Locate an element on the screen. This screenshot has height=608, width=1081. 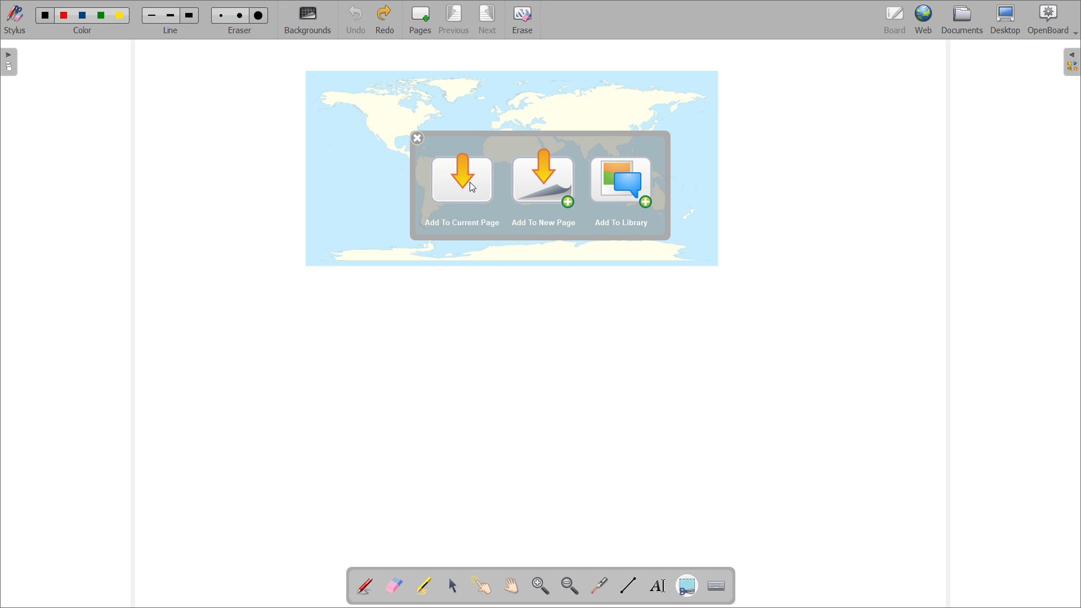
draw lines is located at coordinates (628, 585).